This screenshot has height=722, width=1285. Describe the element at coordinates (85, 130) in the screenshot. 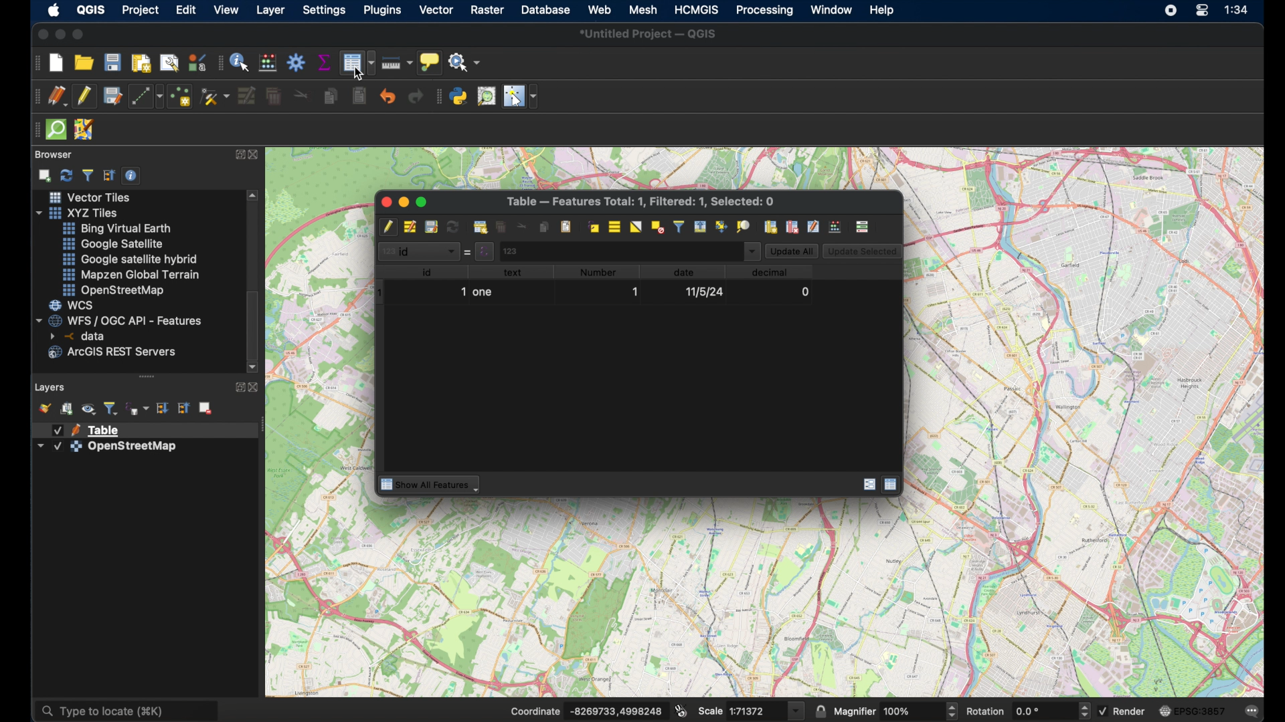

I see `josh remote` at that location.